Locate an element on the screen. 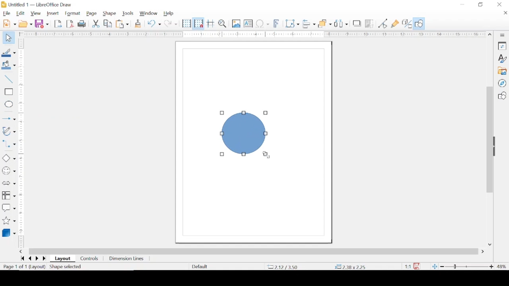 This screenshot has height=286, width=509. insert fontwork text is located at coordinates (277, 24).